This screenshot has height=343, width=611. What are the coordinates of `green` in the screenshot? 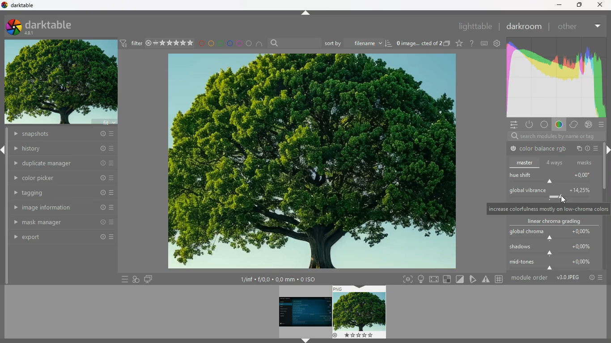 It's located at (221, 43).